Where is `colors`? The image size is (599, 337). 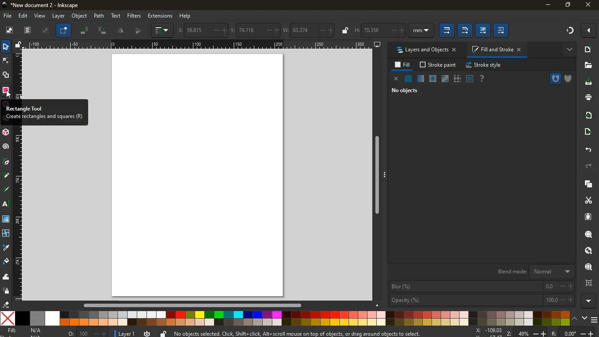
colors is located at coordinates (285, 319).